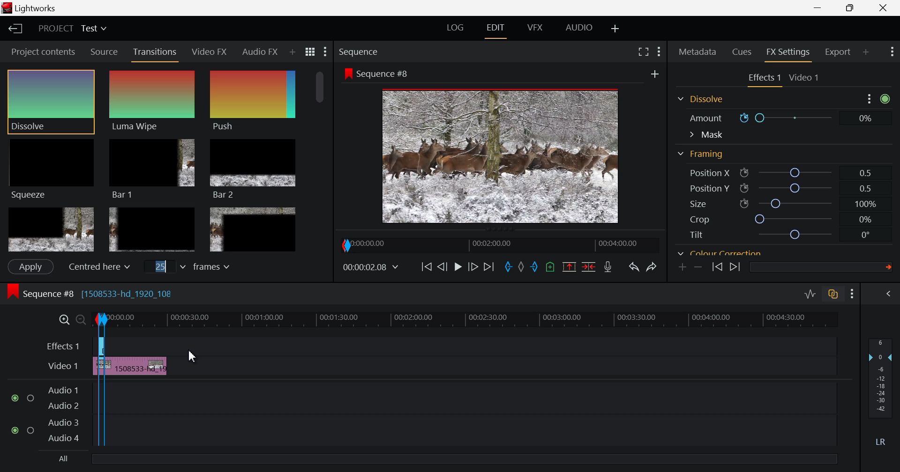  What do you see at coordinates (458, 269) in the screenshot?
I see `Video Paused` at bounding box center [458, 269].